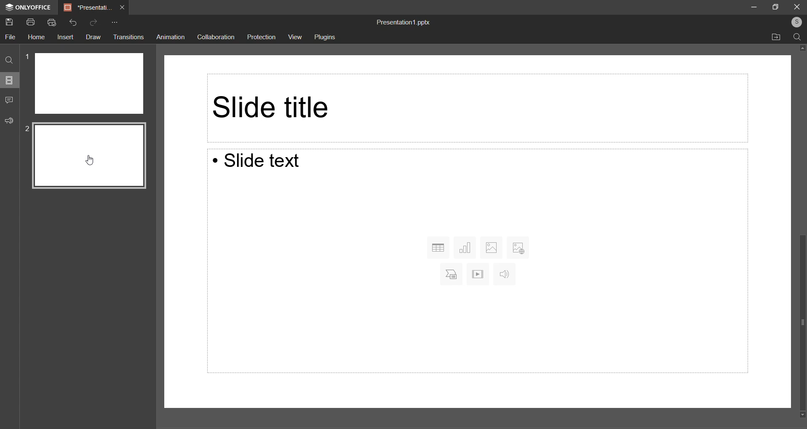 Image resolution: width=807 pixels, height=429 pixels. What do you see at coordinates (11, 121) in the screenshot?
I see `Feedback` at bounding box center [11, 121].